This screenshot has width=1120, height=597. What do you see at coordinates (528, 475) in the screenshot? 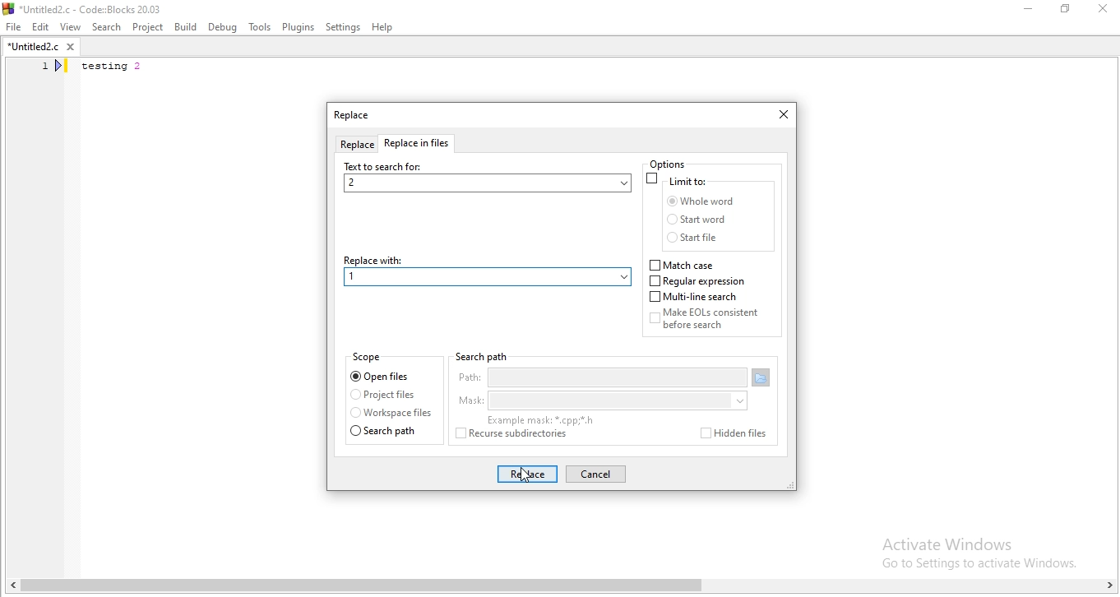
I see `cursor` at bounding box center [528, 475].